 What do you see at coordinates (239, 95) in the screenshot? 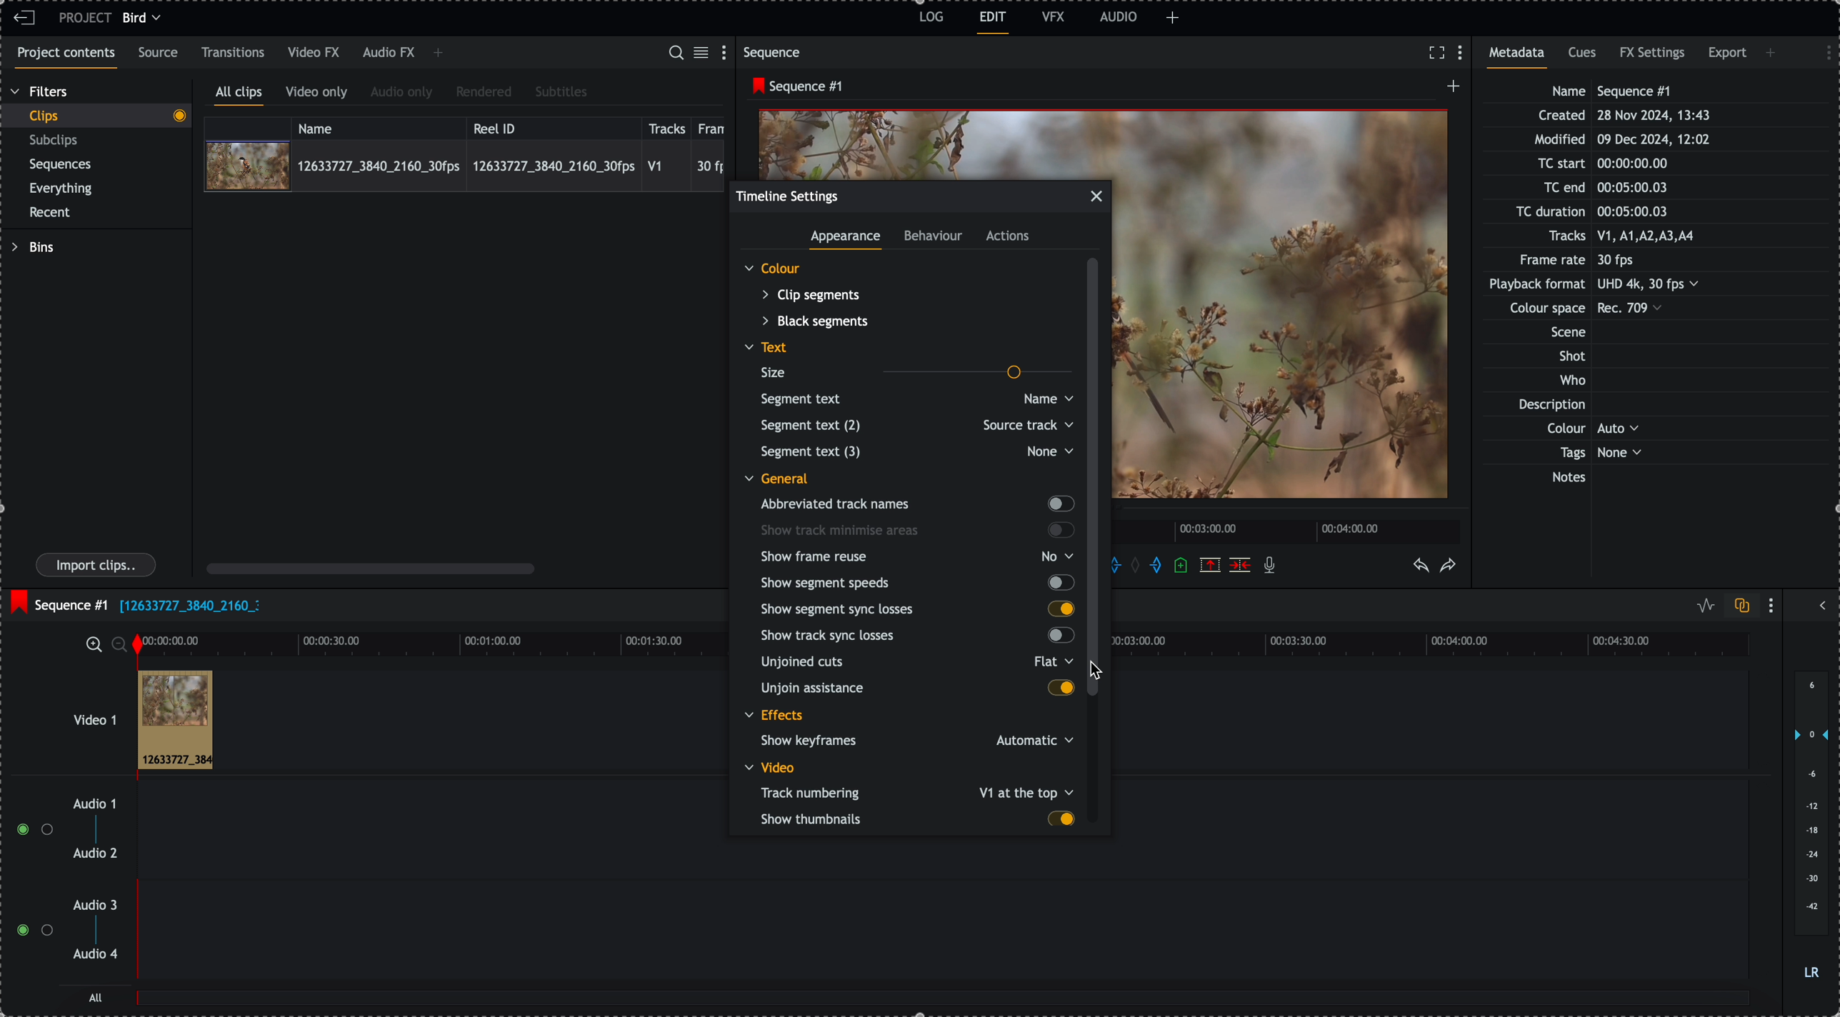
I see `all clips` at bounding box center [239, 95].